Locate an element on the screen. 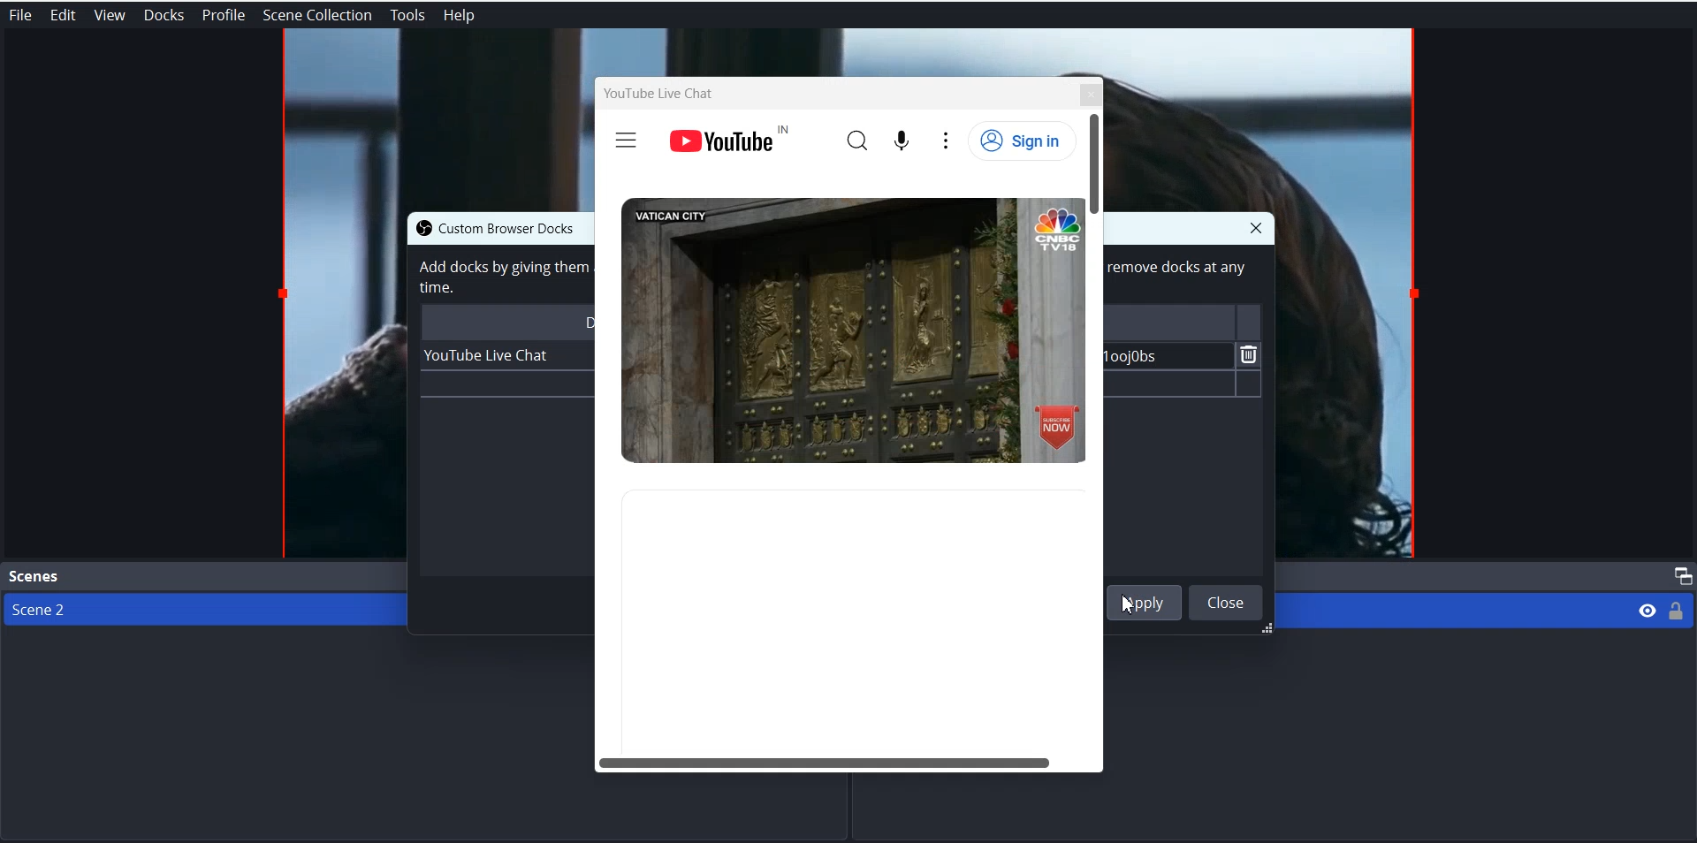 The image size is (1697, 843). Custom Browser Docks is located at coordinates (524, 227).